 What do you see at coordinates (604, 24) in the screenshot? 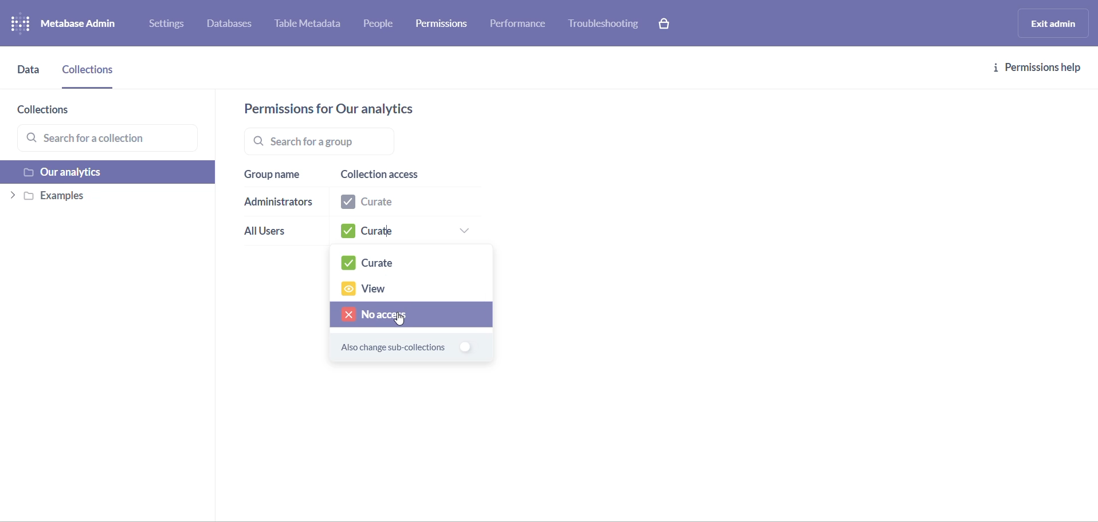
I see `troubleshooting` at bounding box center [604, 24].